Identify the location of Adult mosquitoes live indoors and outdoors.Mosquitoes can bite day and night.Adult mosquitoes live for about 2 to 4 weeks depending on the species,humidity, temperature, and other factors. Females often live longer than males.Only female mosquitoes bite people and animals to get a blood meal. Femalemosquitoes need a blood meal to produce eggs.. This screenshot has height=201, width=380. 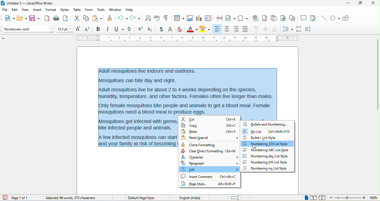
(186, 91).